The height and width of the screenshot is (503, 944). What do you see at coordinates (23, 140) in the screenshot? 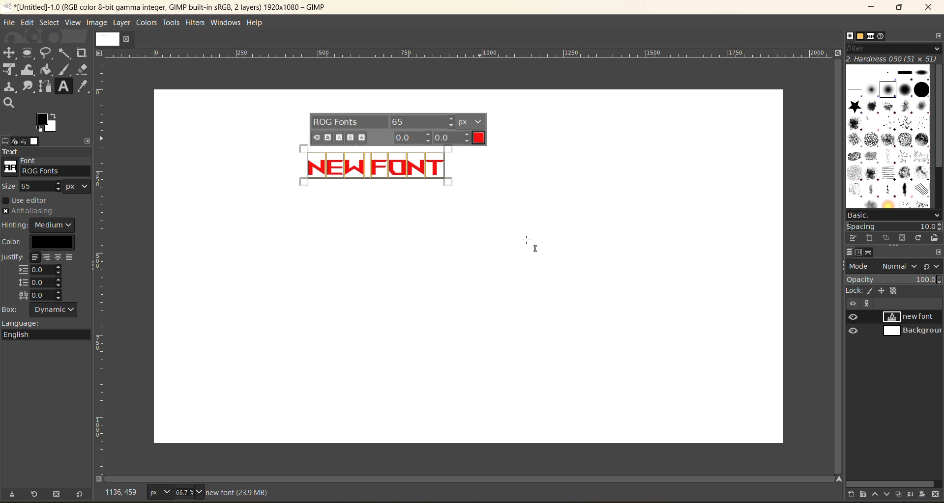
I see `undo history` at bounding box center [23, 140].